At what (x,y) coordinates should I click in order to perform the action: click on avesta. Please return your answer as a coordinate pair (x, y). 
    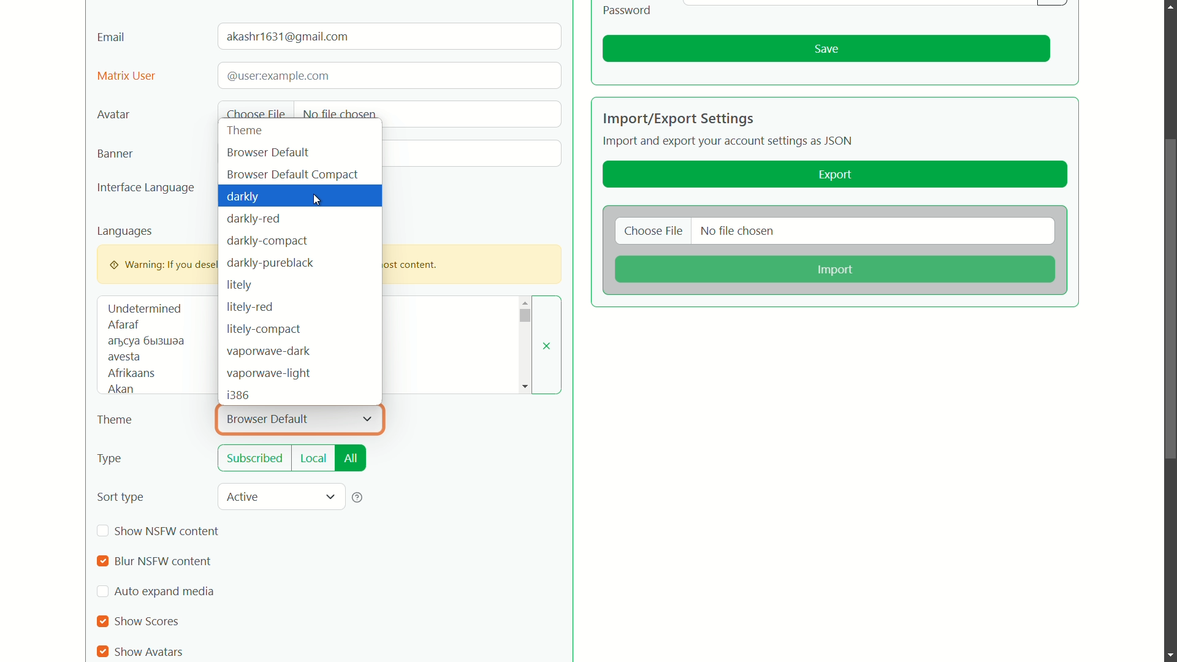
    Looking at the image, I should click on (124, 358).